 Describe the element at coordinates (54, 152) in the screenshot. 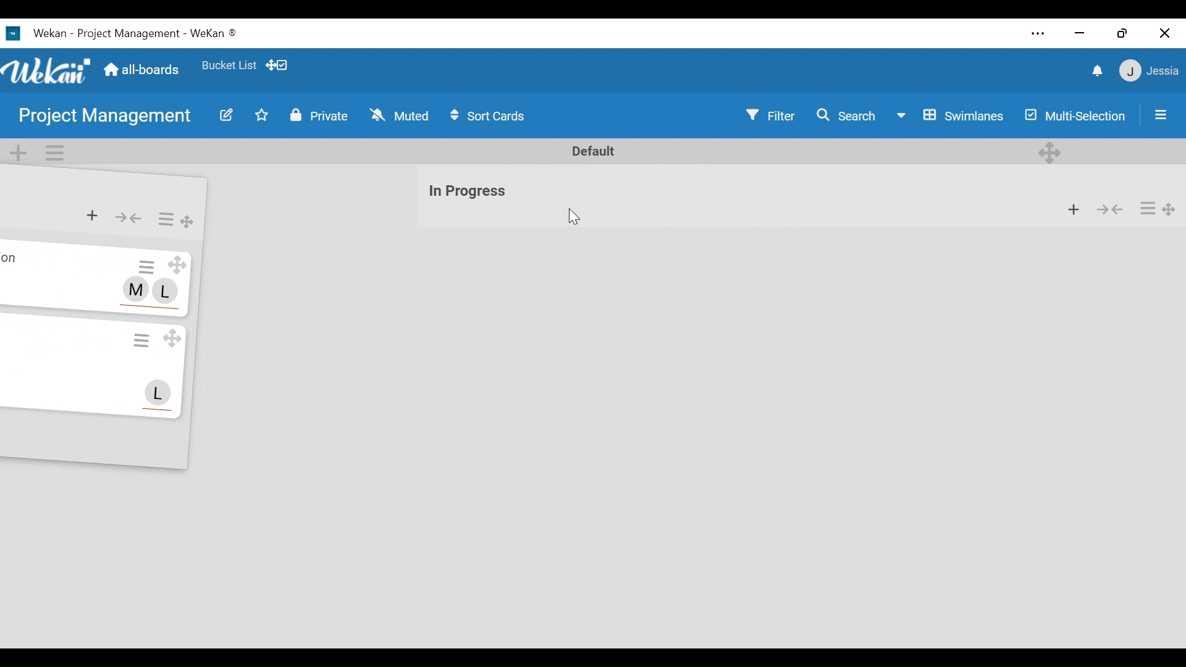

I see `Swimlane actions` at that location.